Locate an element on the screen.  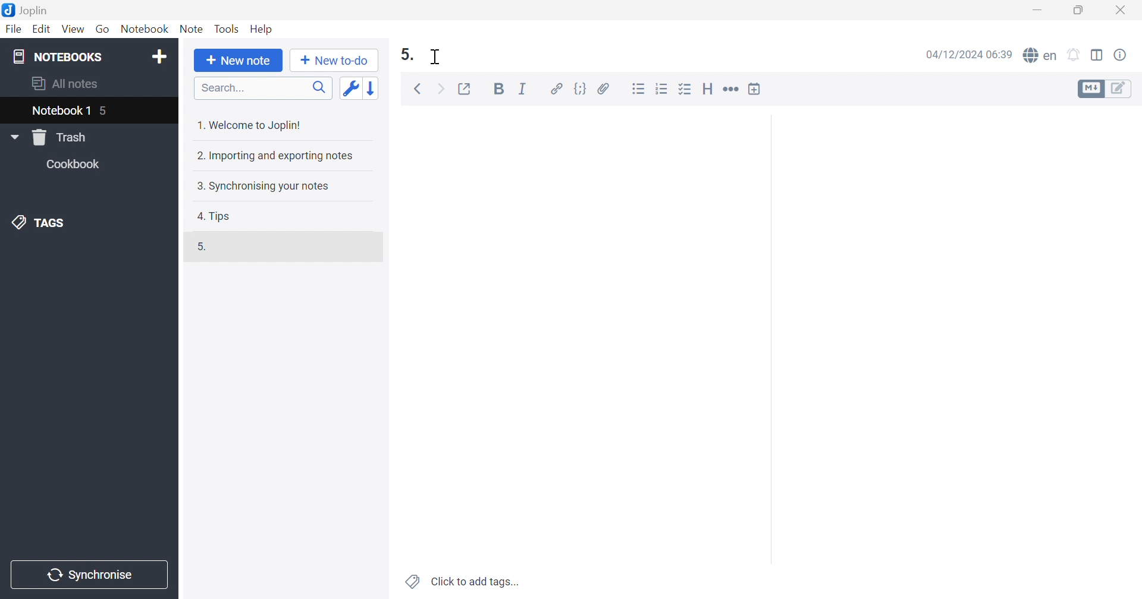
Note properties is located at coordinates (1122, 56).